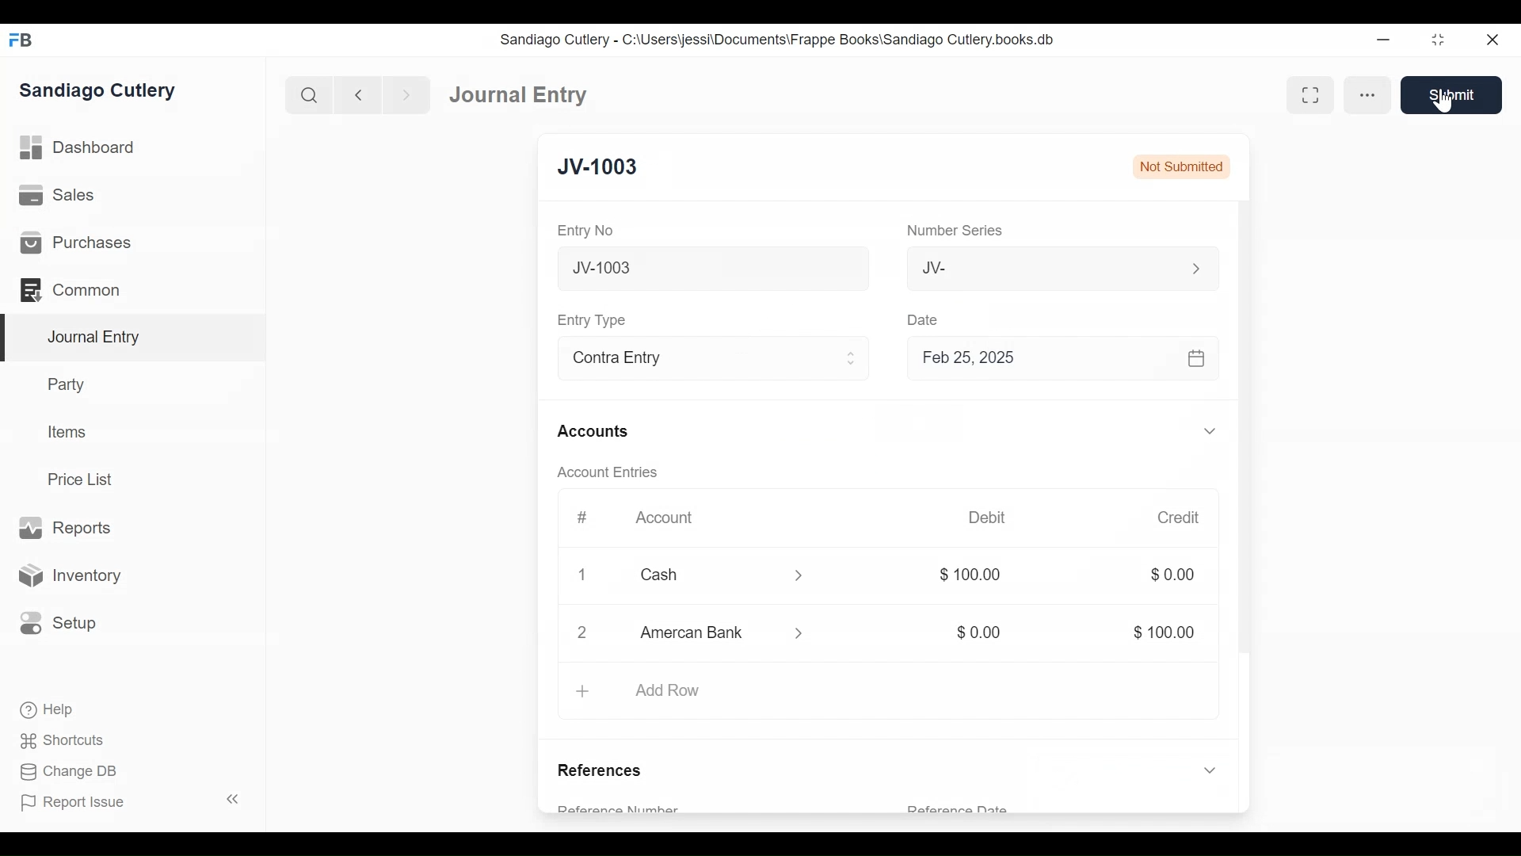 This screenshot has width=1521, height=856. What do you see at coordinates (993, 518) in the screenshot?
I see `Debit` at bounding box center [993, 518].